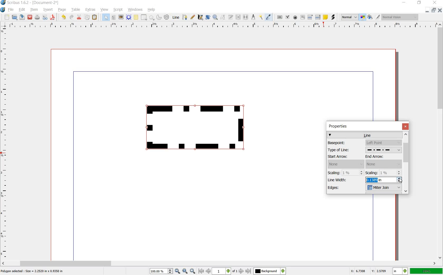 The image size is (443, 275). Describe the element at coordinates (370, 17) in the screenshot. I see `PREVIEW MODE` at that location.